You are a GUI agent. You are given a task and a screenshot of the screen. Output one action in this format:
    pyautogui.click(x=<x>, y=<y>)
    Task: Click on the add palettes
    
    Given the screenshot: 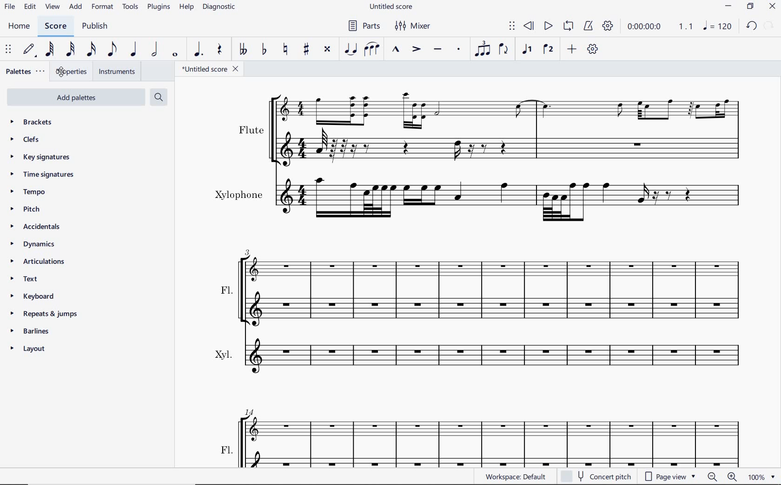 What is the action you would take?
    pyautogui.click(x=75, y=98)
    